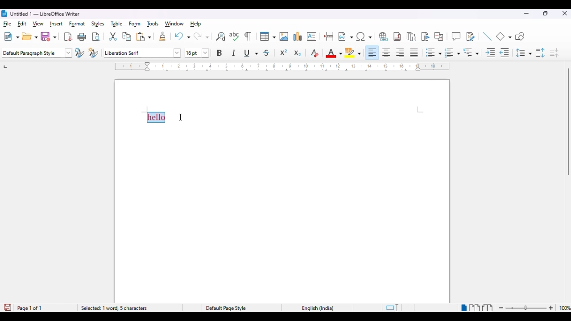 This screenshot has width=571, height=321. I want to click on word and character count, so click(128, 308).